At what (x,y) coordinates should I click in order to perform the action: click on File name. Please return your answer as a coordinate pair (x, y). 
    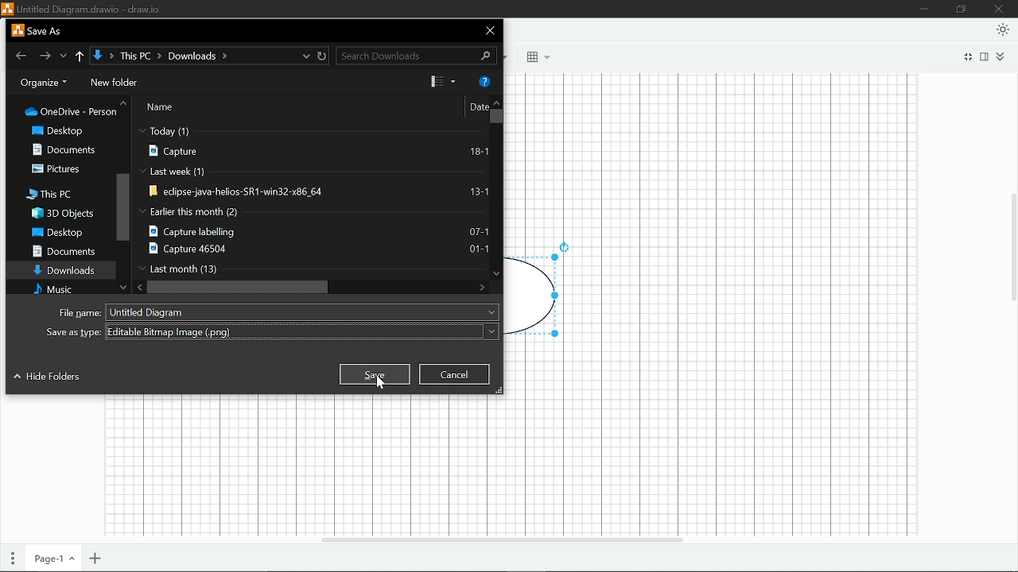
    Looking at the image, I should click on (80, 8).